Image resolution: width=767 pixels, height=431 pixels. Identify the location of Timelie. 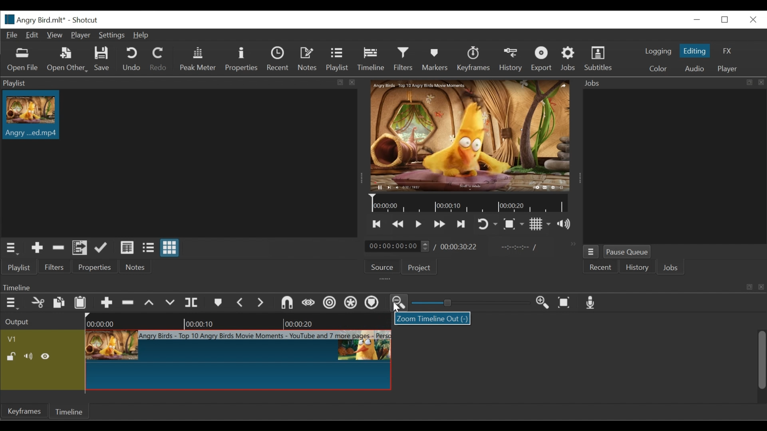
(68, 413).